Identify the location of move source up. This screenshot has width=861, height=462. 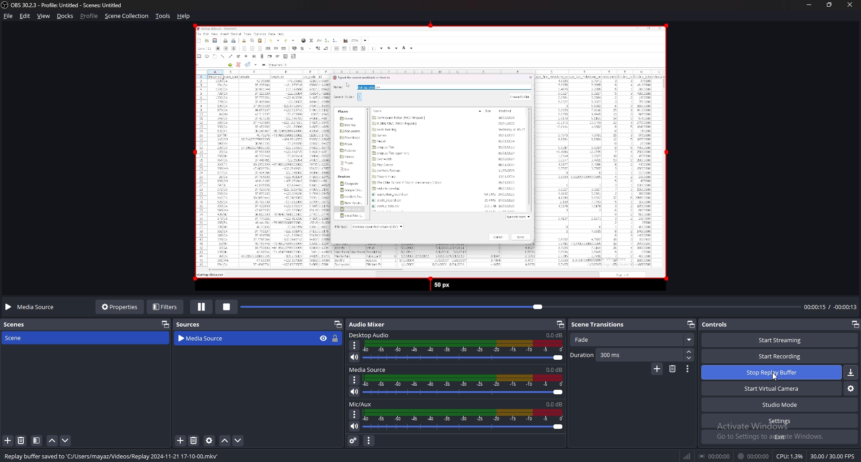
(225, 440).